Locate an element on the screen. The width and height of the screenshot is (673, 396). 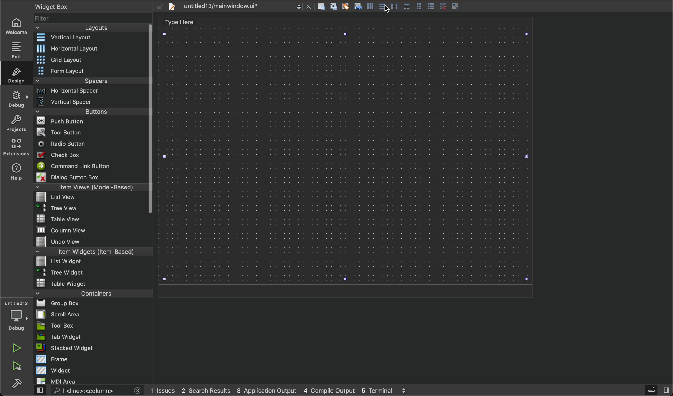
 is located at coordinates (334, 6).